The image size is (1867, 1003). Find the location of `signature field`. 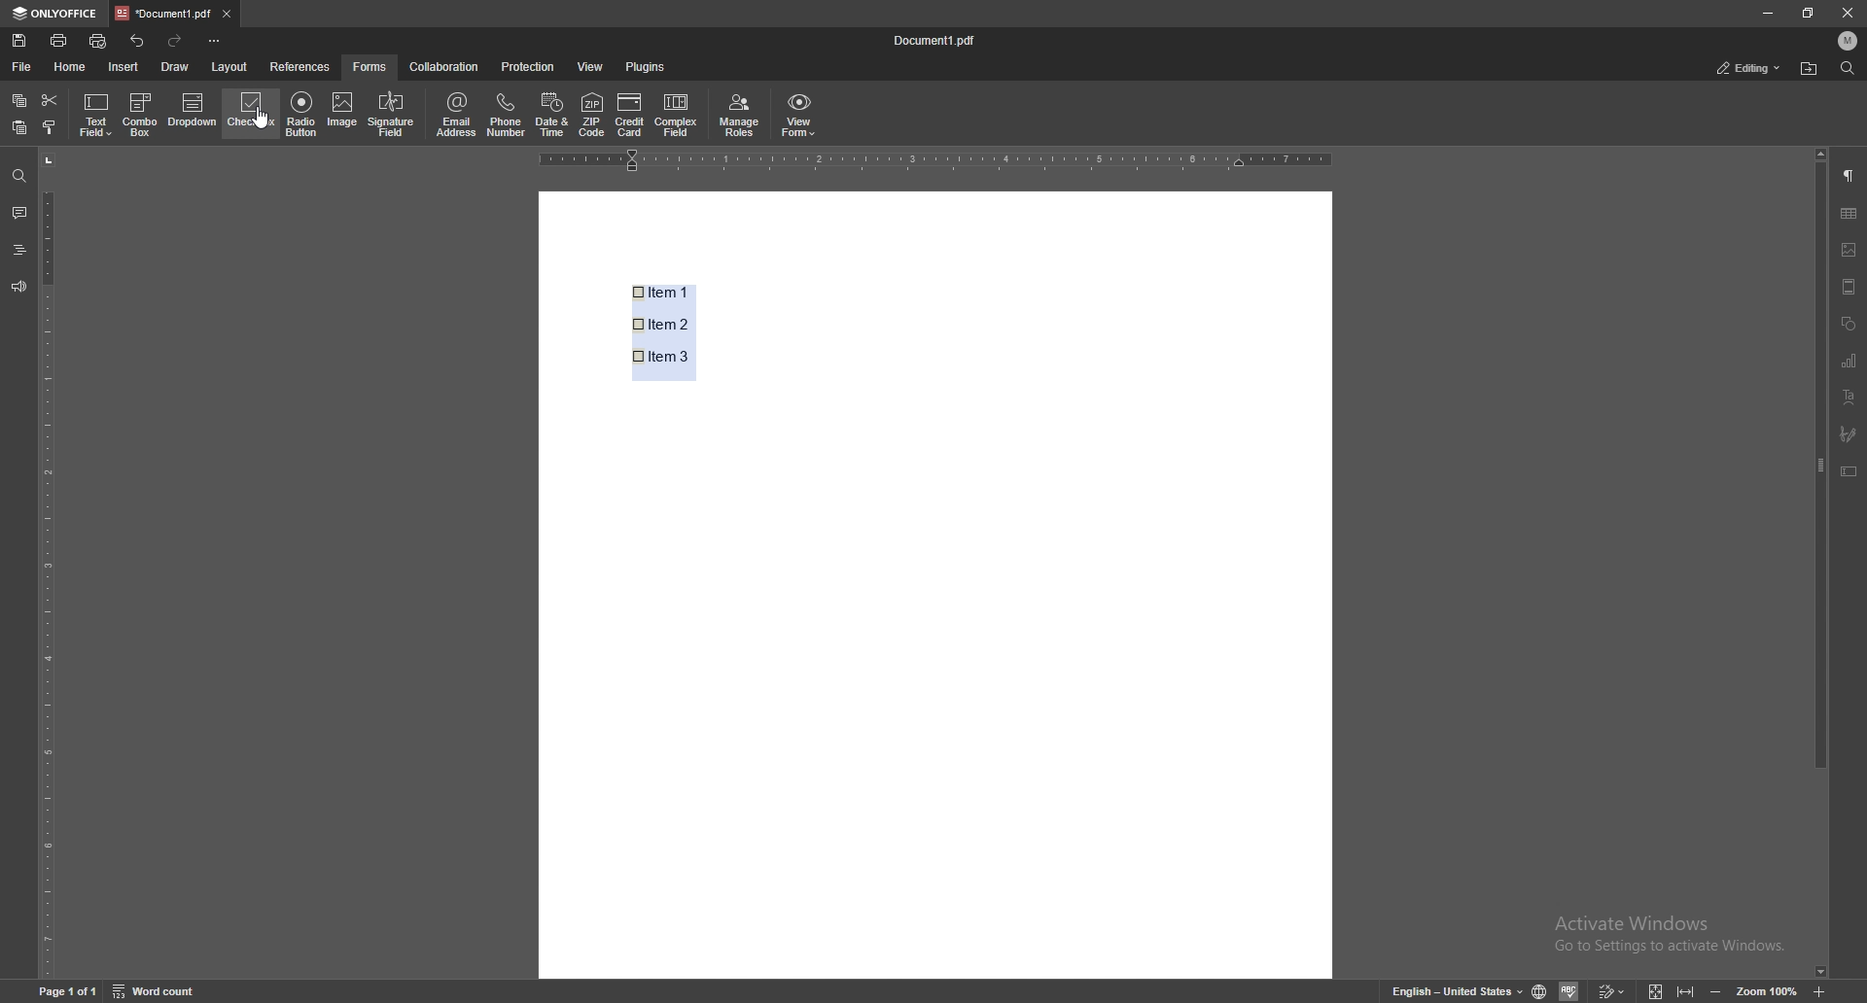

signature field is located at coordinates (1849, 433).